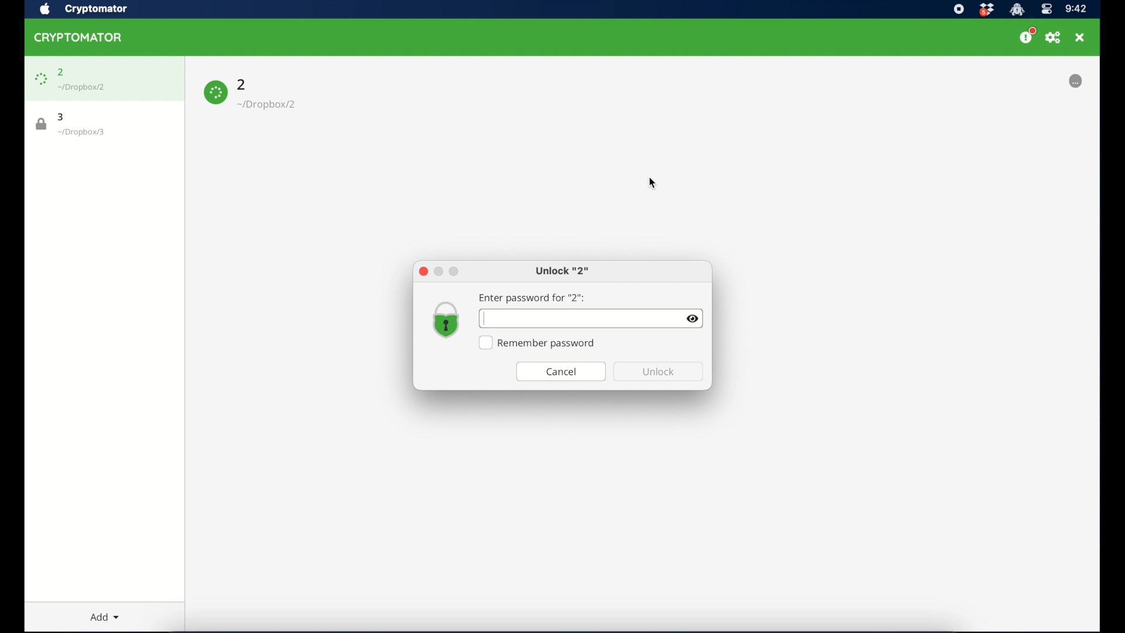  What do you see at coordinates (1027, 36) in the screenshot?
I see `support us` at bounding box center [1027, 36].